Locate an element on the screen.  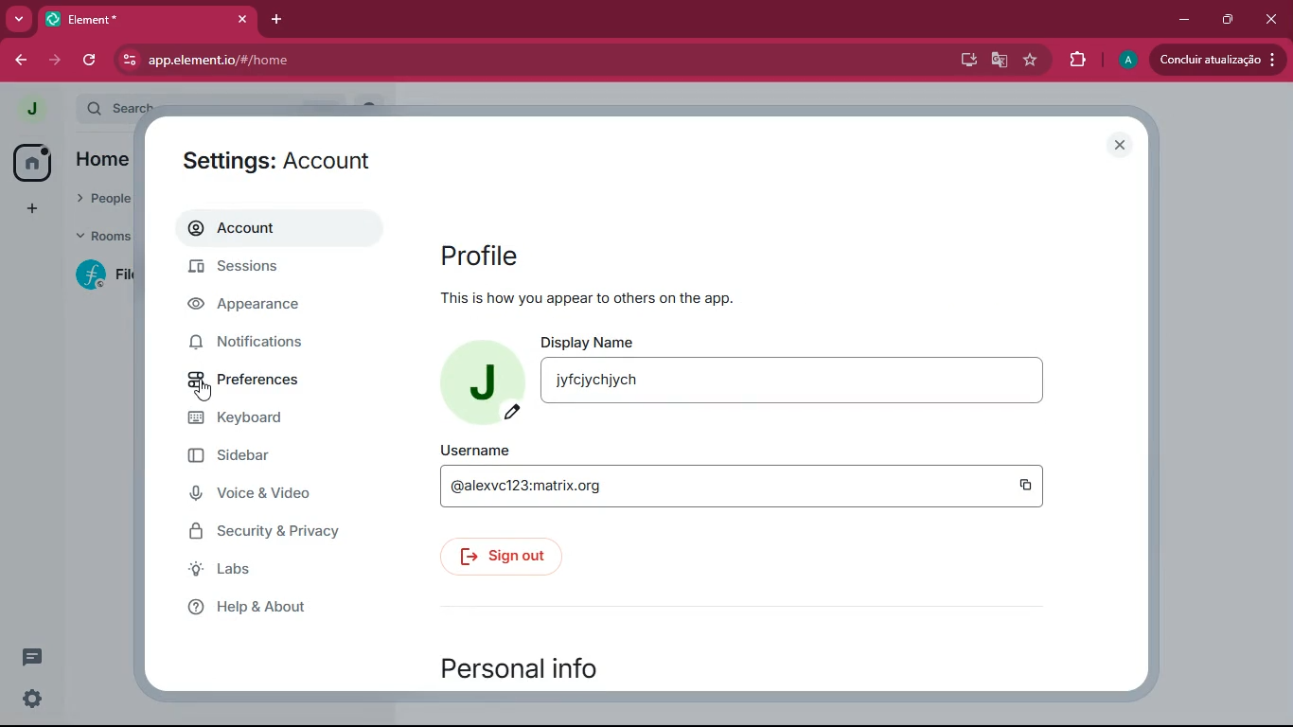
add tab is located at coordinates (276, 20).